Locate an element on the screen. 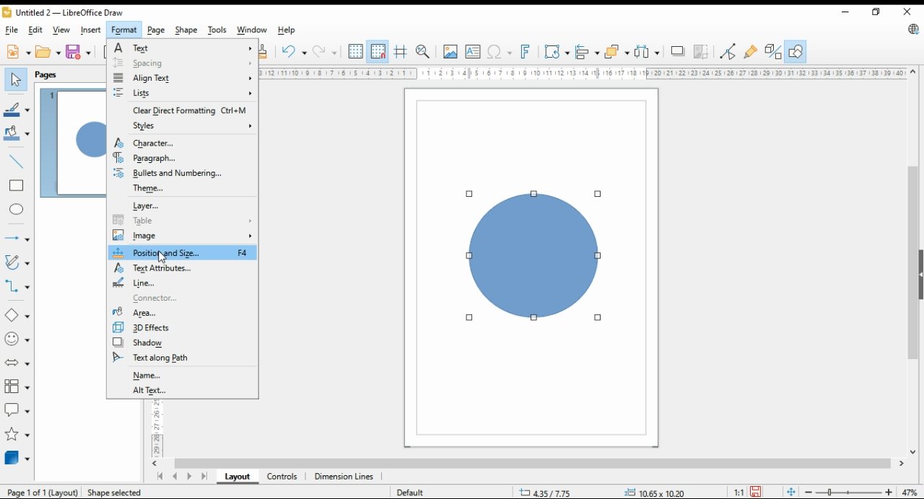 This screenshot has width=924, height=499. shadow is located at coordinates (166, 342).